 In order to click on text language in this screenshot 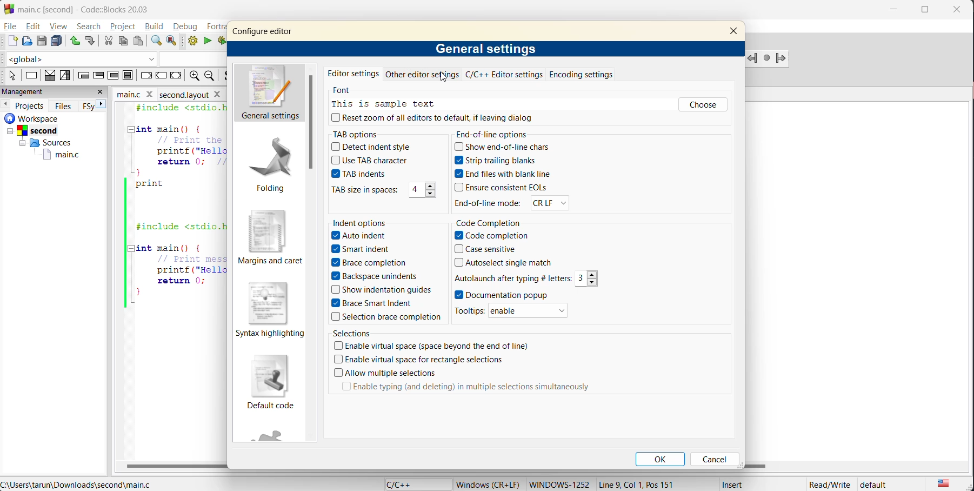, I will do `click(943, 483)`.